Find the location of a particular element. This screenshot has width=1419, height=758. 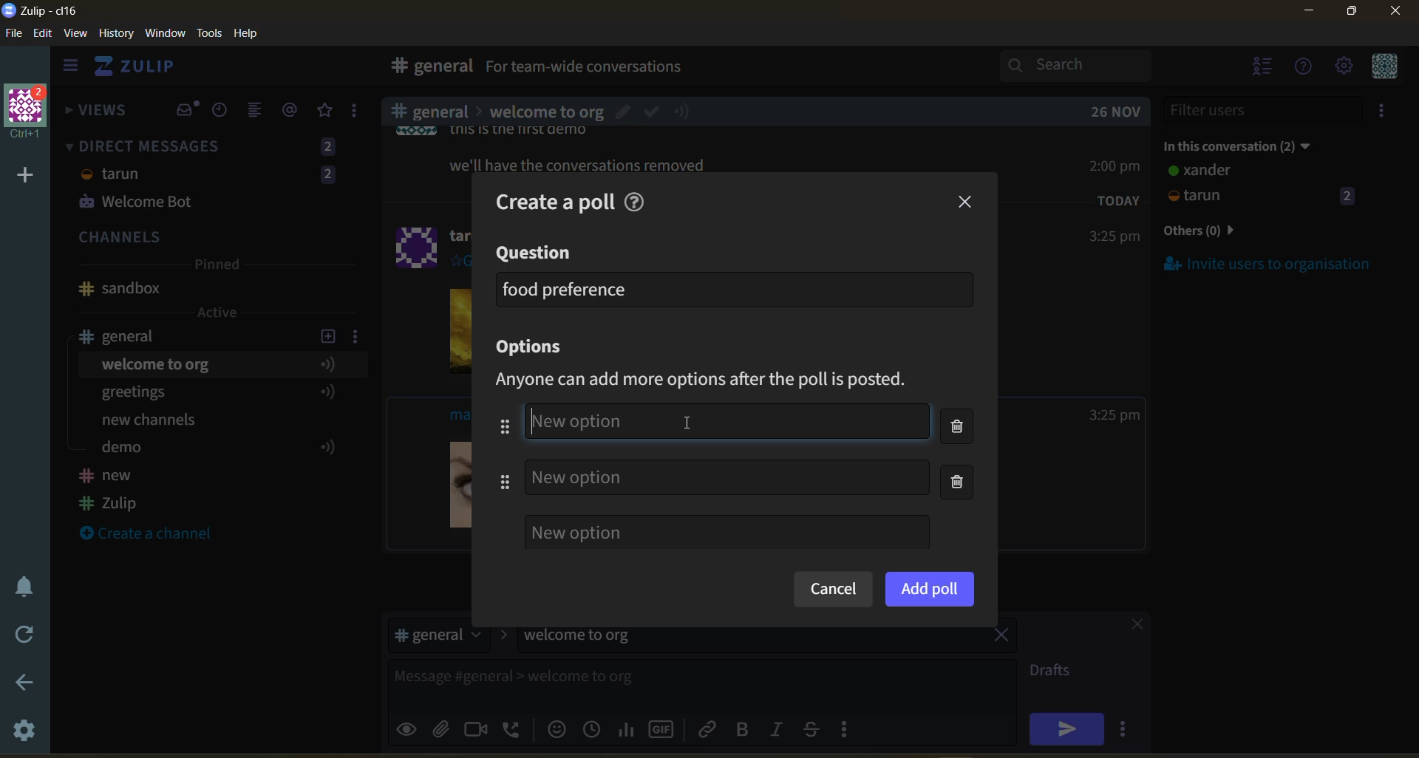

Overview of your conversations with unread messages is located at coordinates (653, 69).